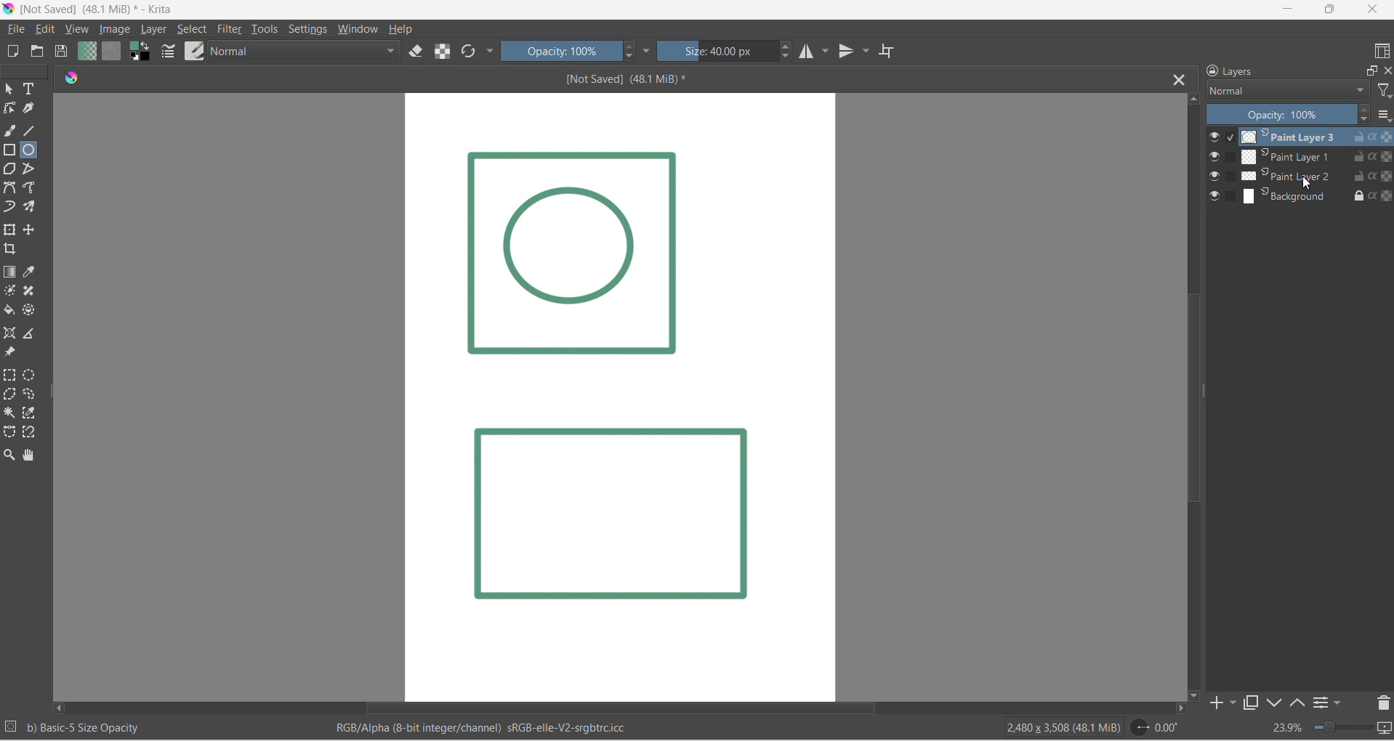  What do you see at coordinates (645, 81) in the screenshot?
I see `[Not Saved] (48.1 MiB)*` at bounding box center [645, 81].